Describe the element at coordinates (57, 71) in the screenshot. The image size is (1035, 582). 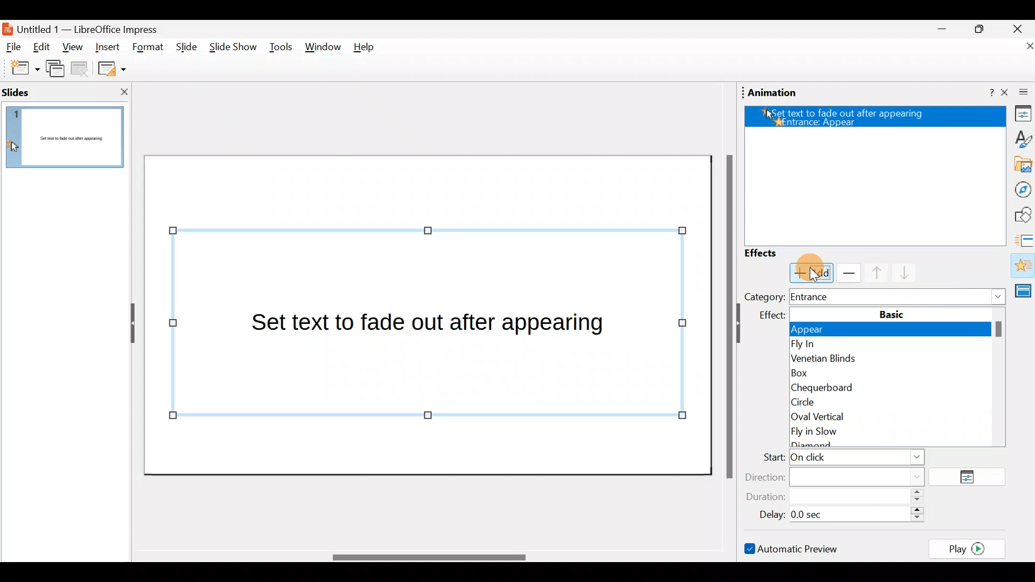
I see `Duplicate slide` at that location.